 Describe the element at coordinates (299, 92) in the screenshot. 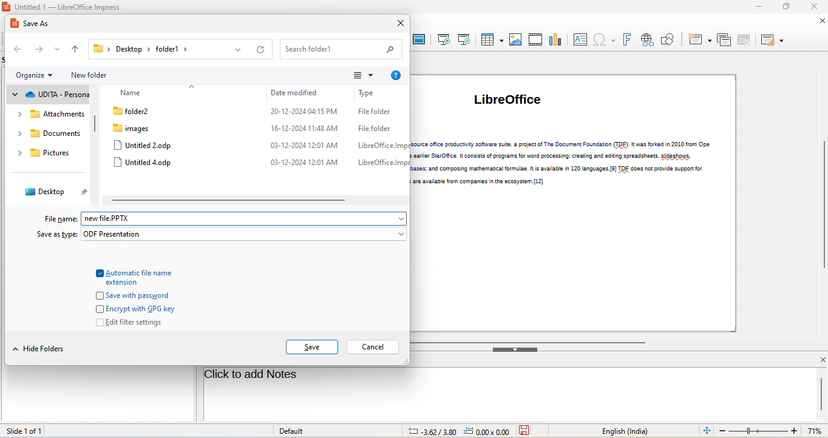

I see `date modified` at that location.